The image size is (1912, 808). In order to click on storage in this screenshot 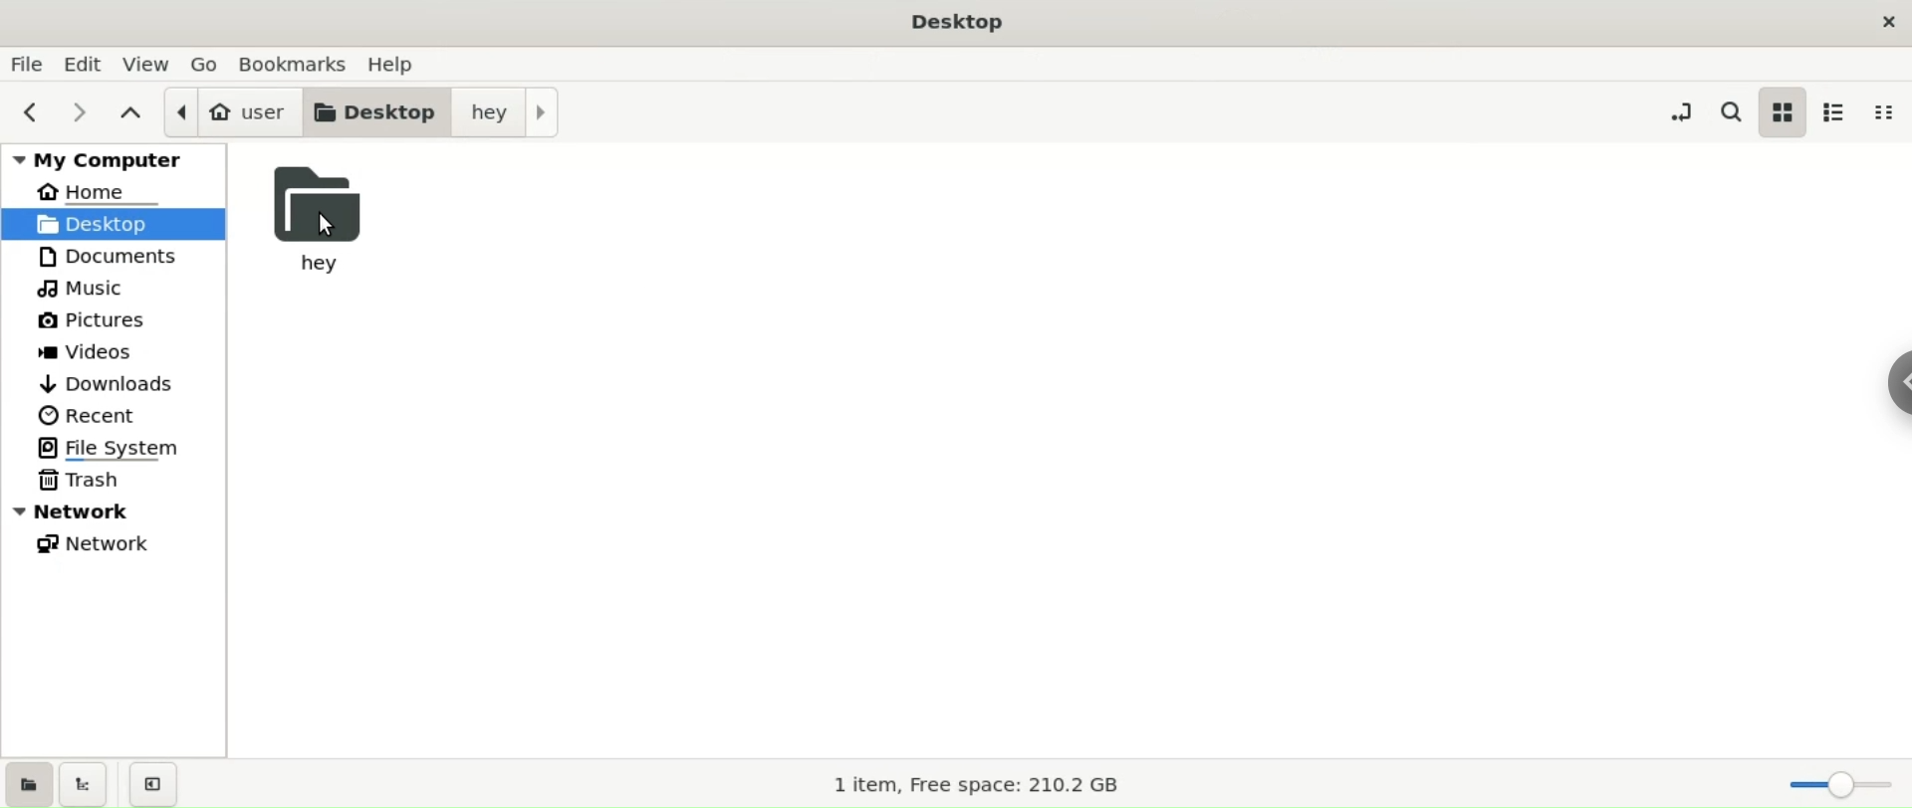, I will do `click(999, 784)`.